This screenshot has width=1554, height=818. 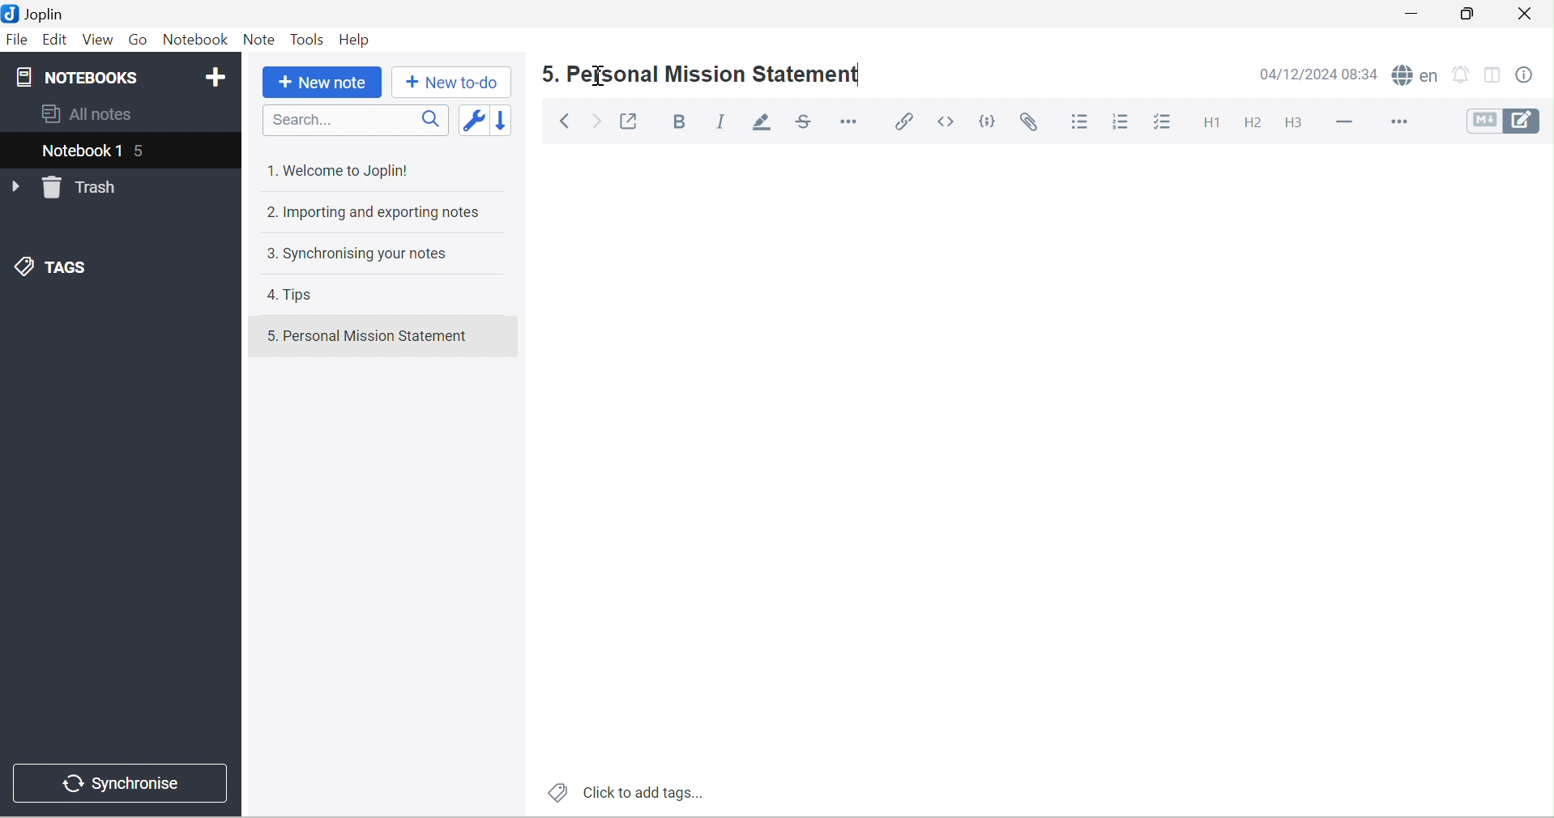 I want to click on Insert / edit link, so click(x=903, y=121).